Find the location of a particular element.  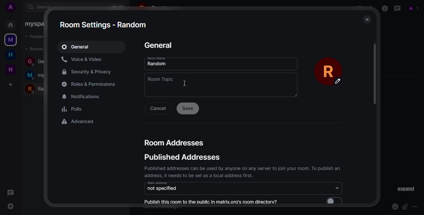

home is located at coordinates (10, 24).